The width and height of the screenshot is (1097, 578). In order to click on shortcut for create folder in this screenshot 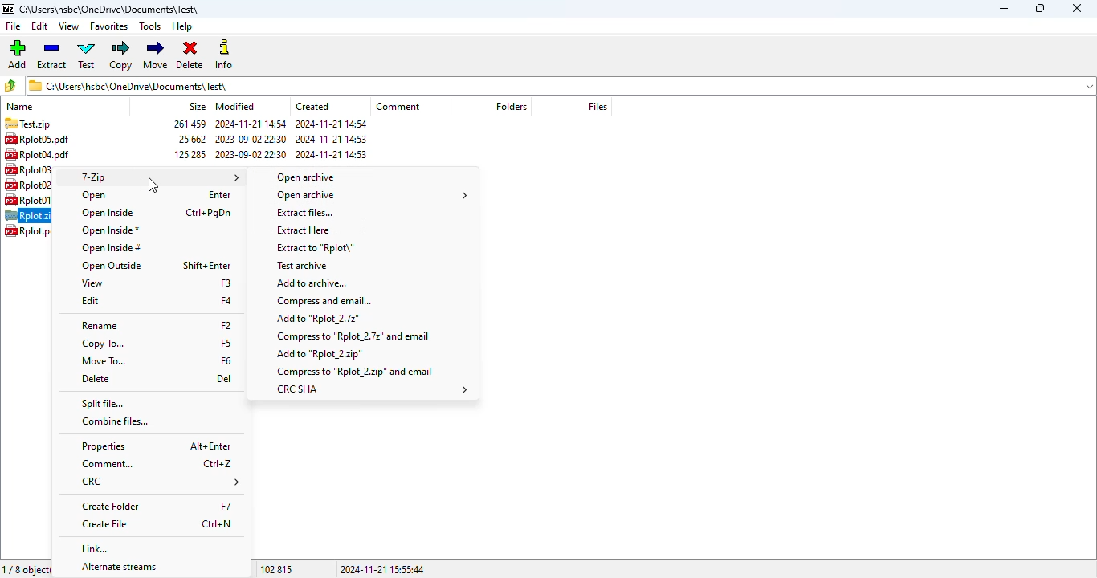, I will do `click(226, 504)`.